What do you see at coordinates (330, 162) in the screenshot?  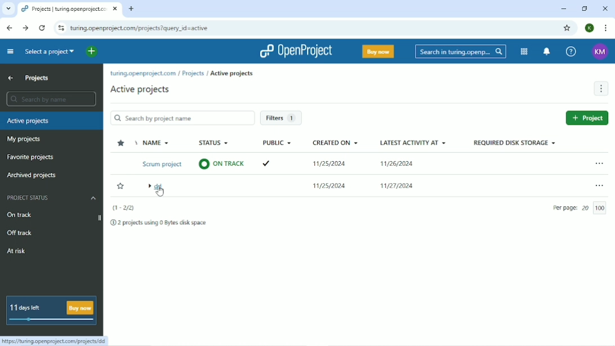 I see `11/25/2024` at bounding box center [330, 162].